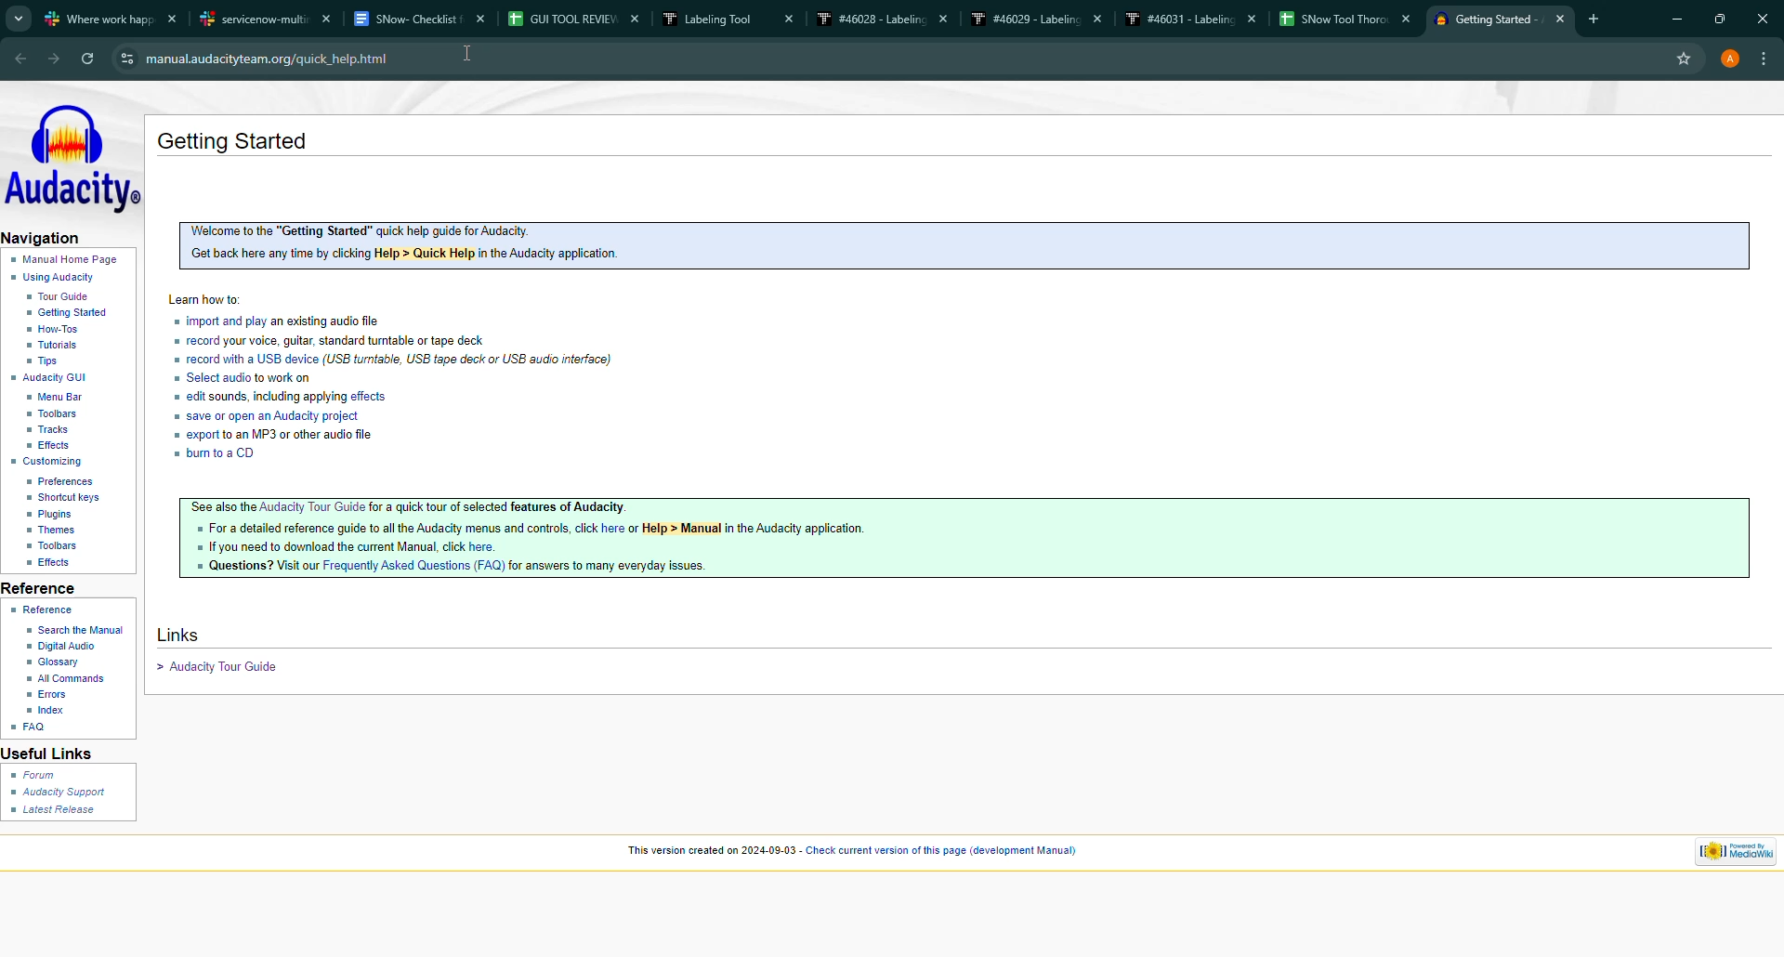  Describe the element at coordinates (57, 416) in the screenshot. I see `toolbar` at that location.